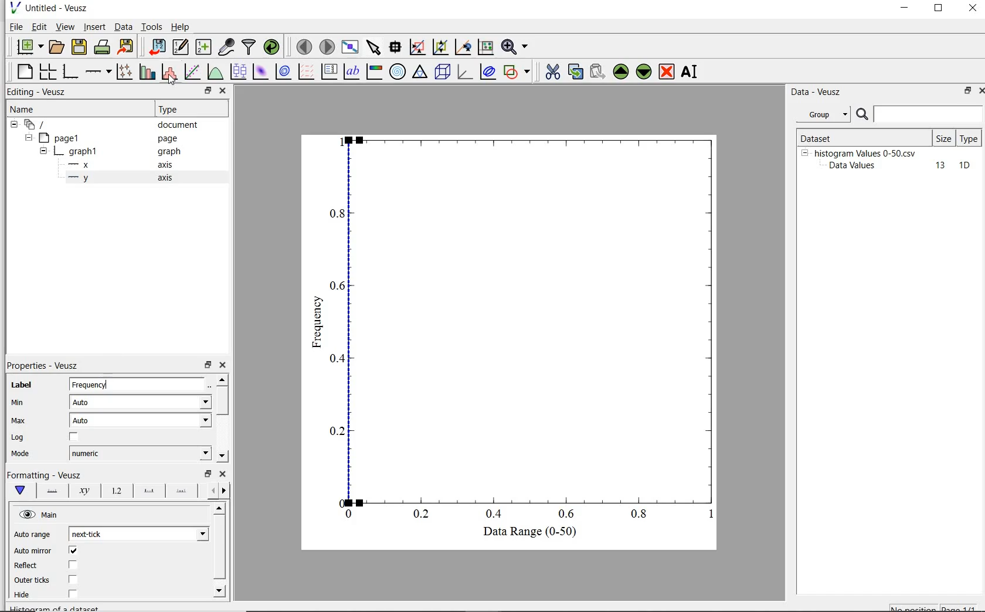  I want to click on ‘Auto mirror, so click(33, 550).